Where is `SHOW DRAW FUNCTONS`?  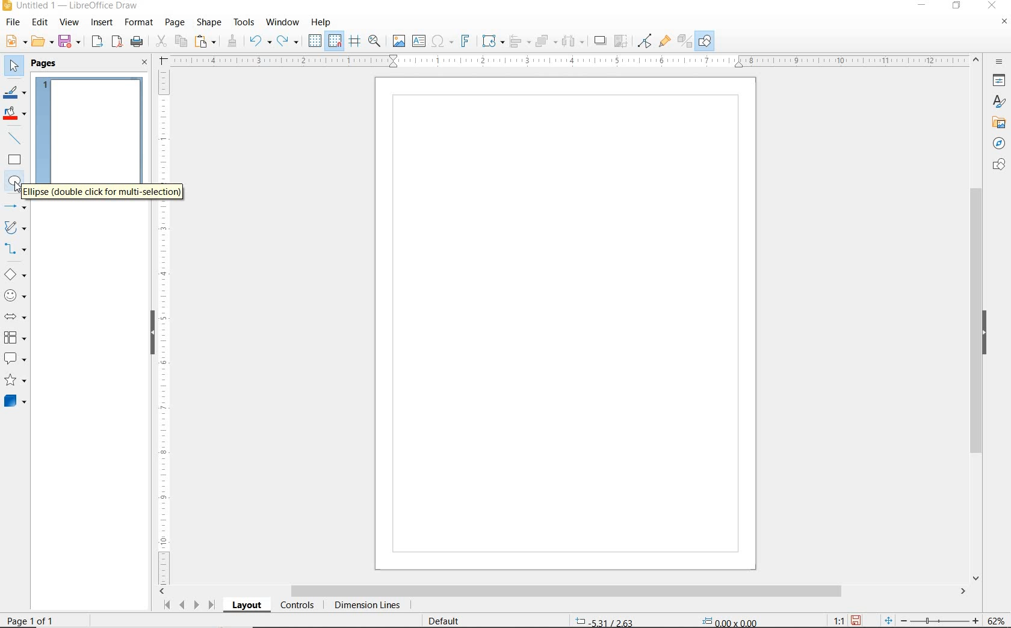 SHOW DRAW FUNCTONS is located at coordinates (705, 41).